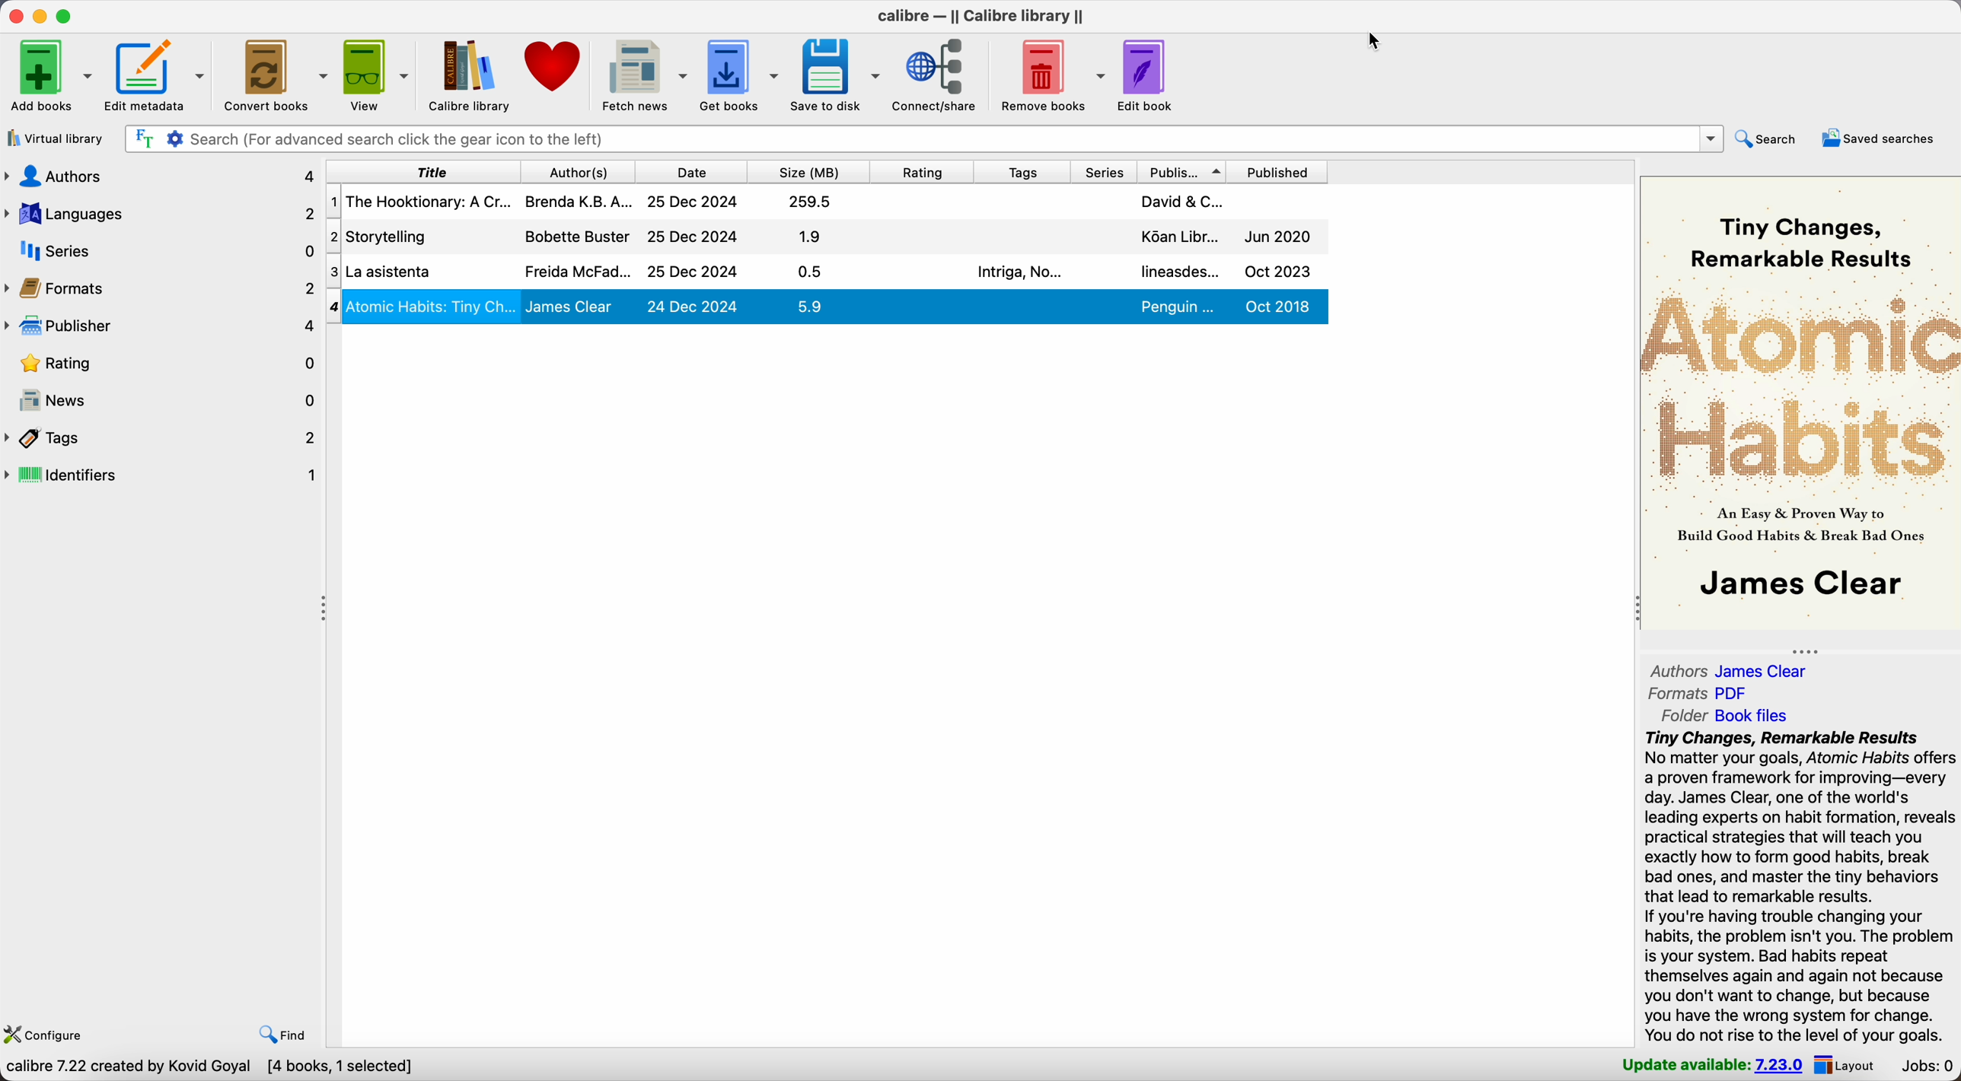 This screenshot has width=1961, height=1081. Describe the element at coordinates (49, 1032) in the screenshot. I see `configure` at that location.